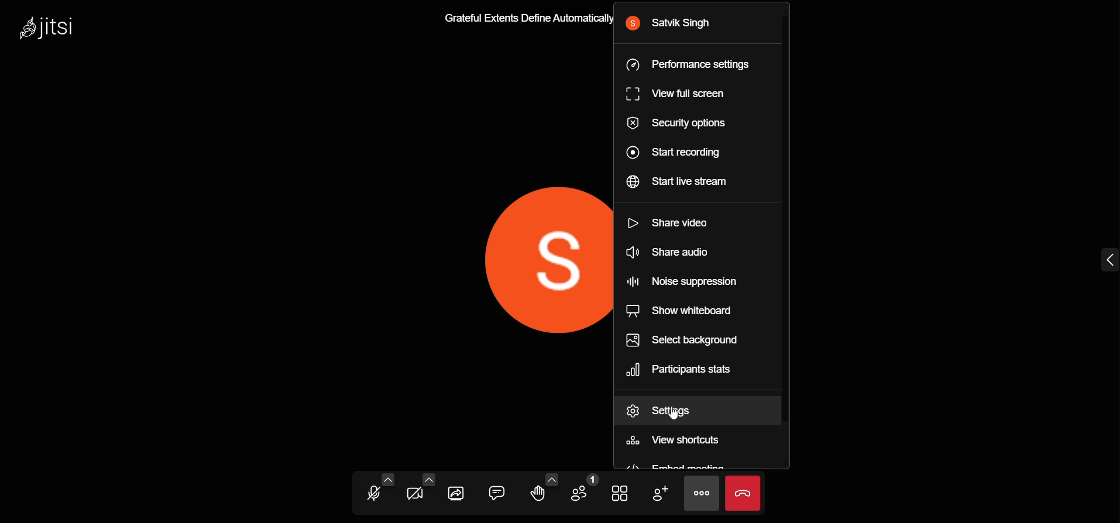 This screenshot has width=1120, height=523. What do you see at coordinates (674, 253) in the screenshot?
I see `share audio` at bounding box center [674, 253].